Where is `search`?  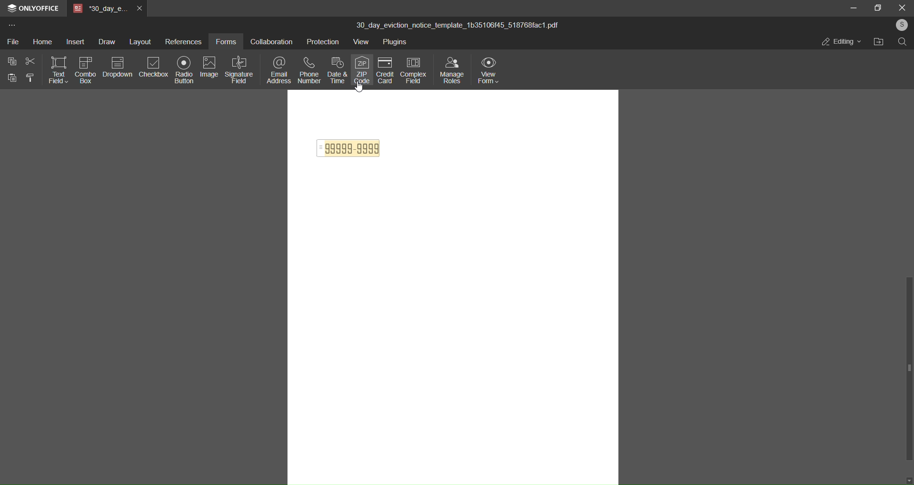 search is located at coordinates (902, 42).